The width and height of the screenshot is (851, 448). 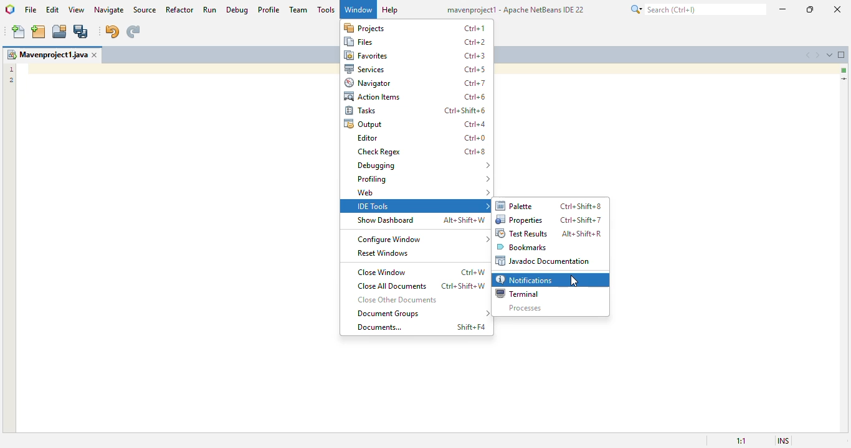 I want to click on save all, so click(x=81, y=32).